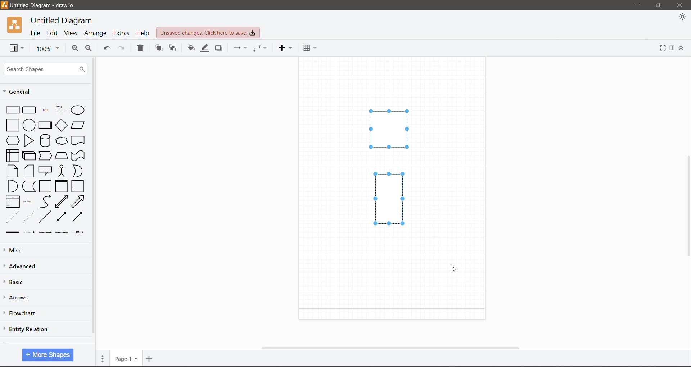 Image resolution: width=691 pixels, height=367 pixels. I want to click on View, so click(71, 33).